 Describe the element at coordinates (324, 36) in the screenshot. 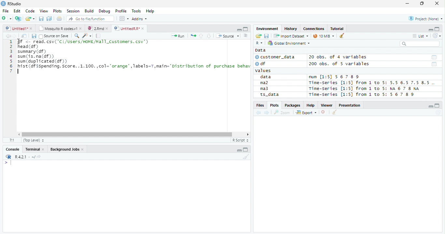

I see `10 MiB` at that location.